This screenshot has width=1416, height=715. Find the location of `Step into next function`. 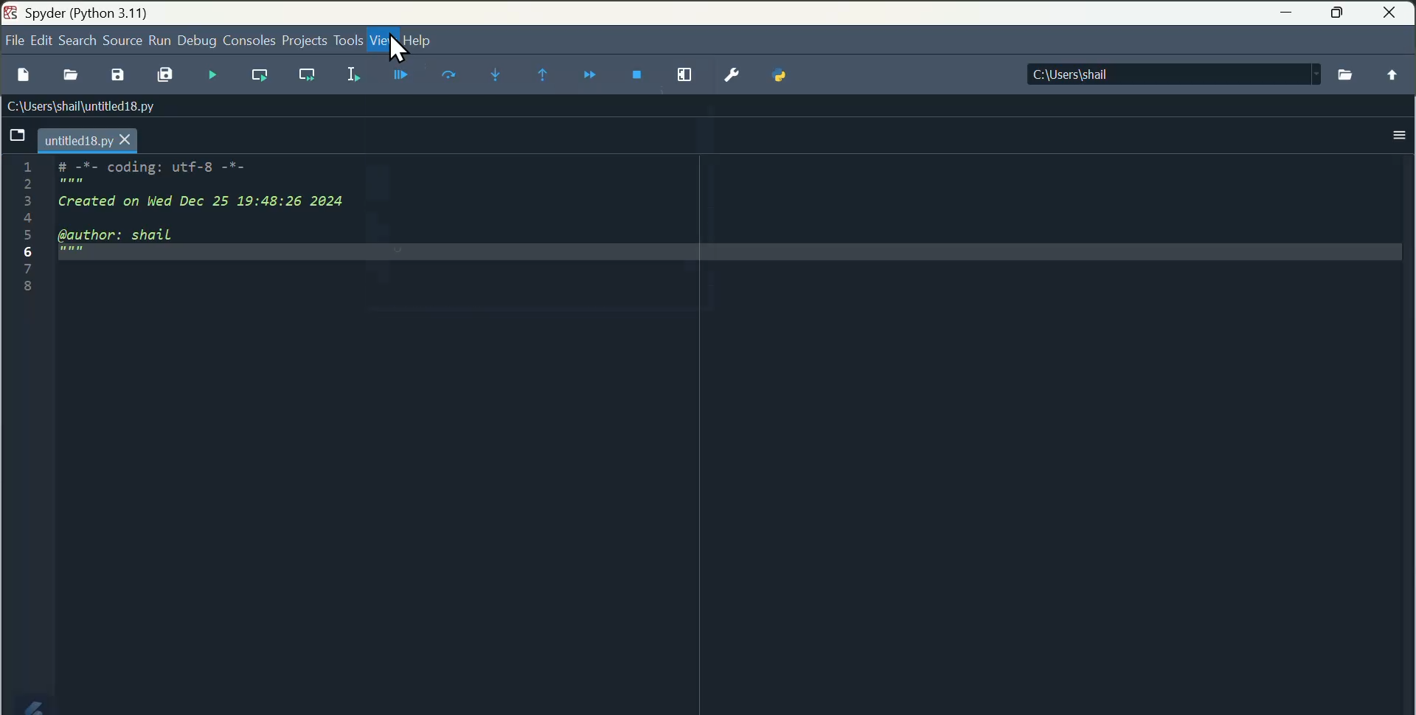

Step into next function is located at coordinates (493, 77).